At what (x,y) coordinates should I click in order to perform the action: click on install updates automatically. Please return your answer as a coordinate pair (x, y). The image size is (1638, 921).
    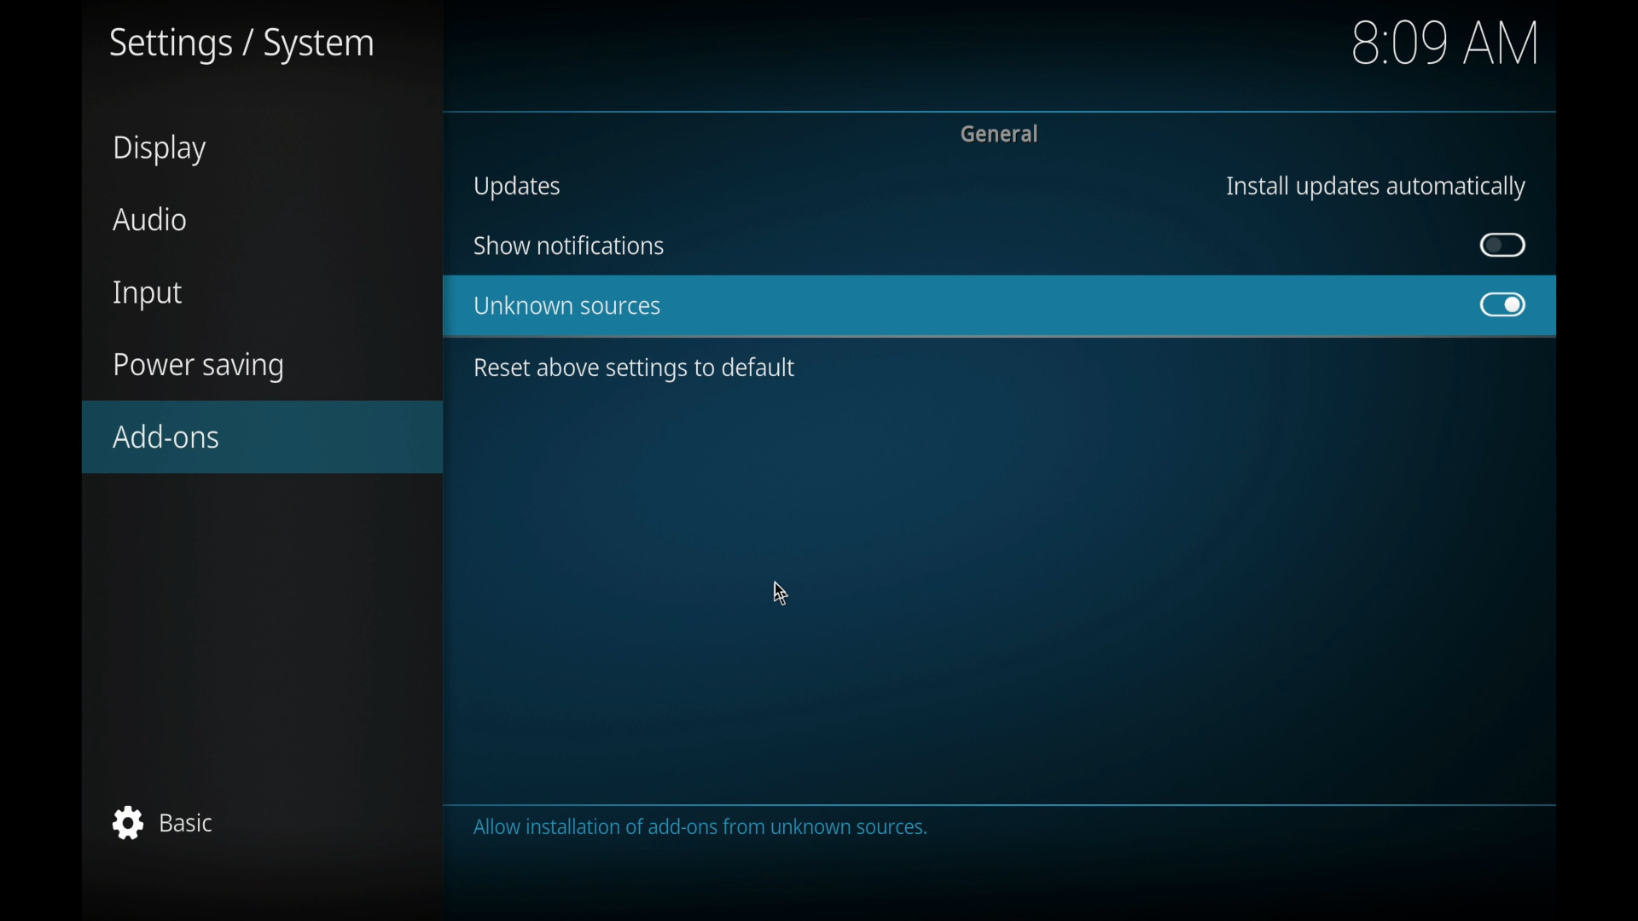
    Looking at the image, I should click on (1375, 187).